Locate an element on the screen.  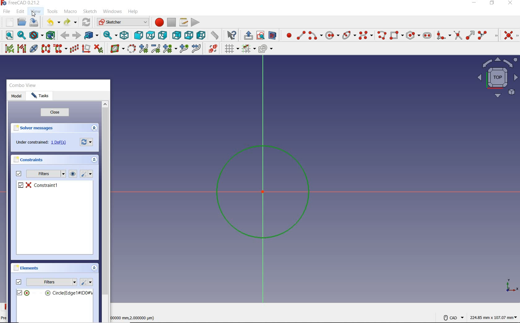
file is located at coordinates (7, 11).